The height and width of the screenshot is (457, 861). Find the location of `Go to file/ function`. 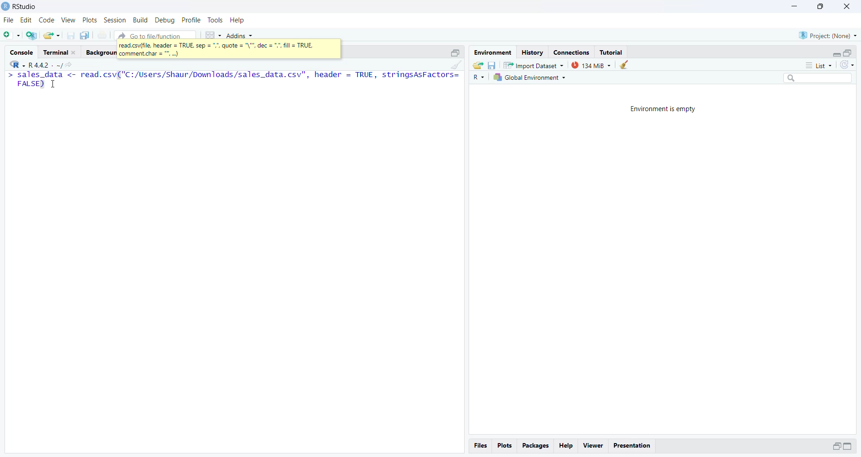

Go to file/ function is located at coordinates (151, 35).